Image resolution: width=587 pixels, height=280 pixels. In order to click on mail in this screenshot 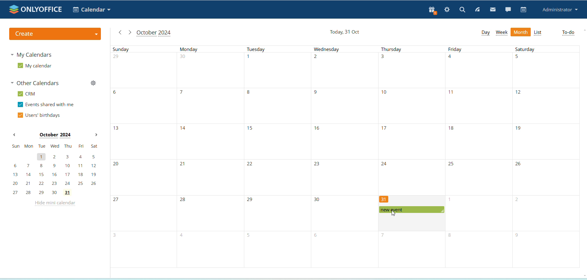, I will do `click(493, 10)`.